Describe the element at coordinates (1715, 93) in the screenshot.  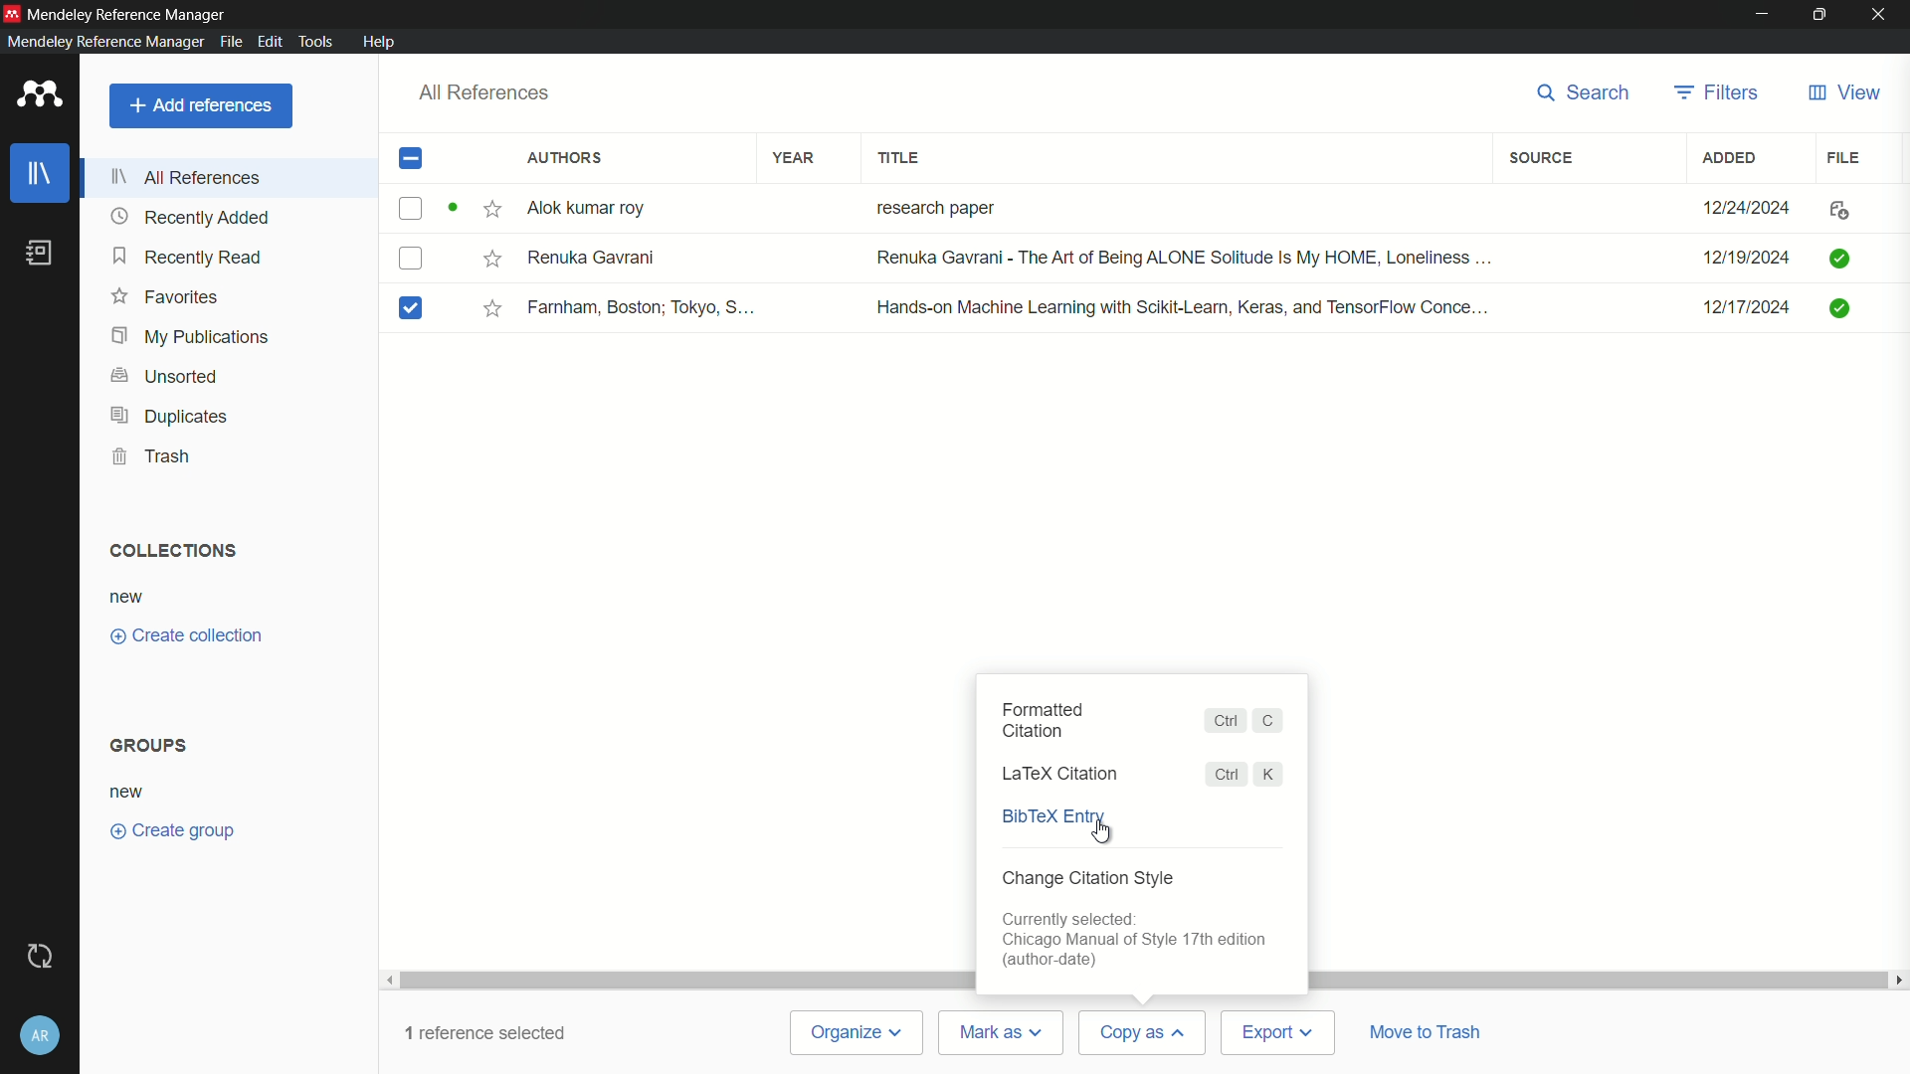
I see `filters` at that location.